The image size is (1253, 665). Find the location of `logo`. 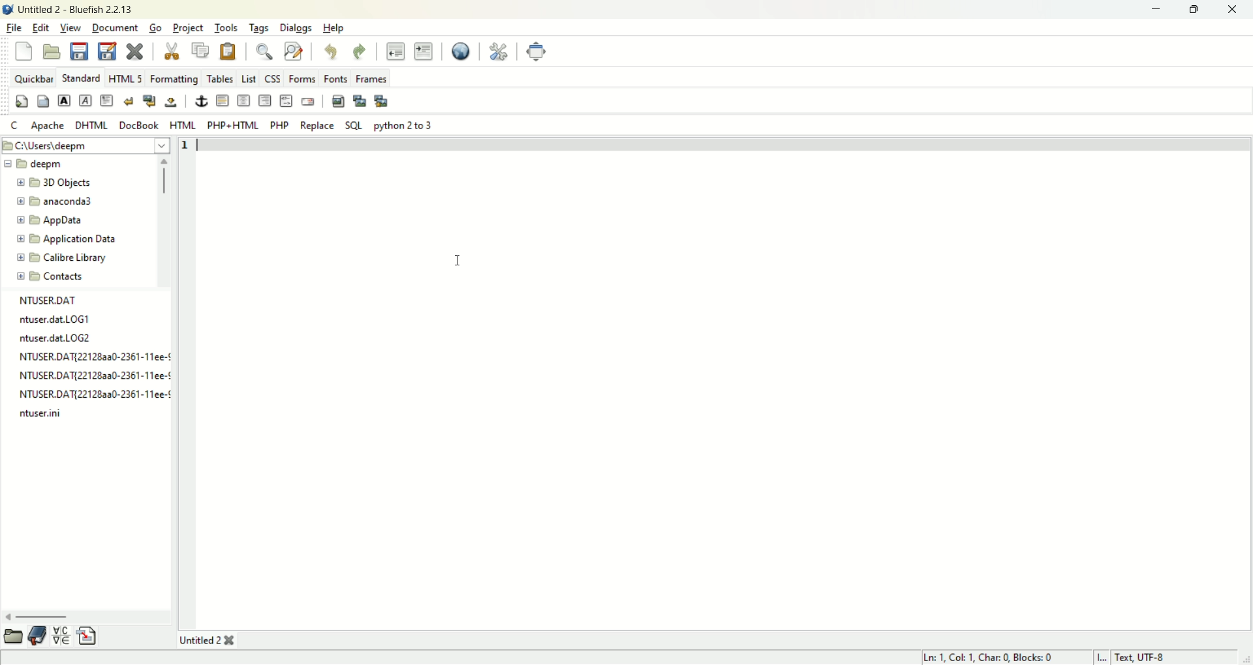

logo is located at coordinates (8, 8).